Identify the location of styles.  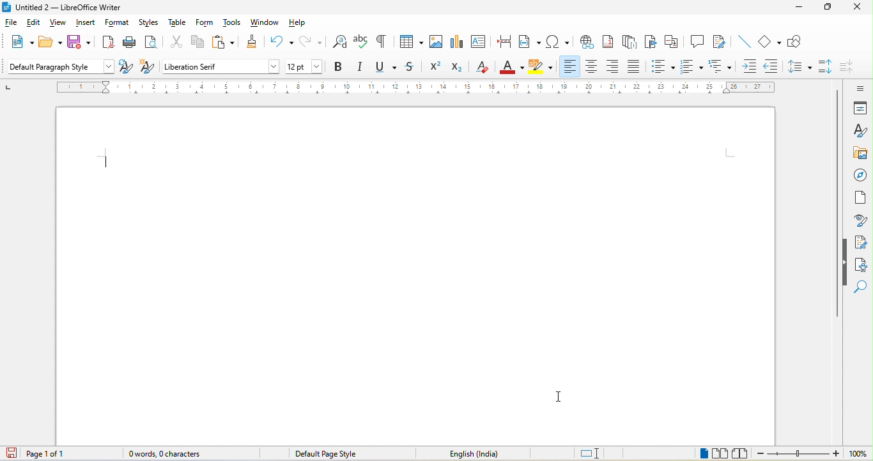
(150, 24).